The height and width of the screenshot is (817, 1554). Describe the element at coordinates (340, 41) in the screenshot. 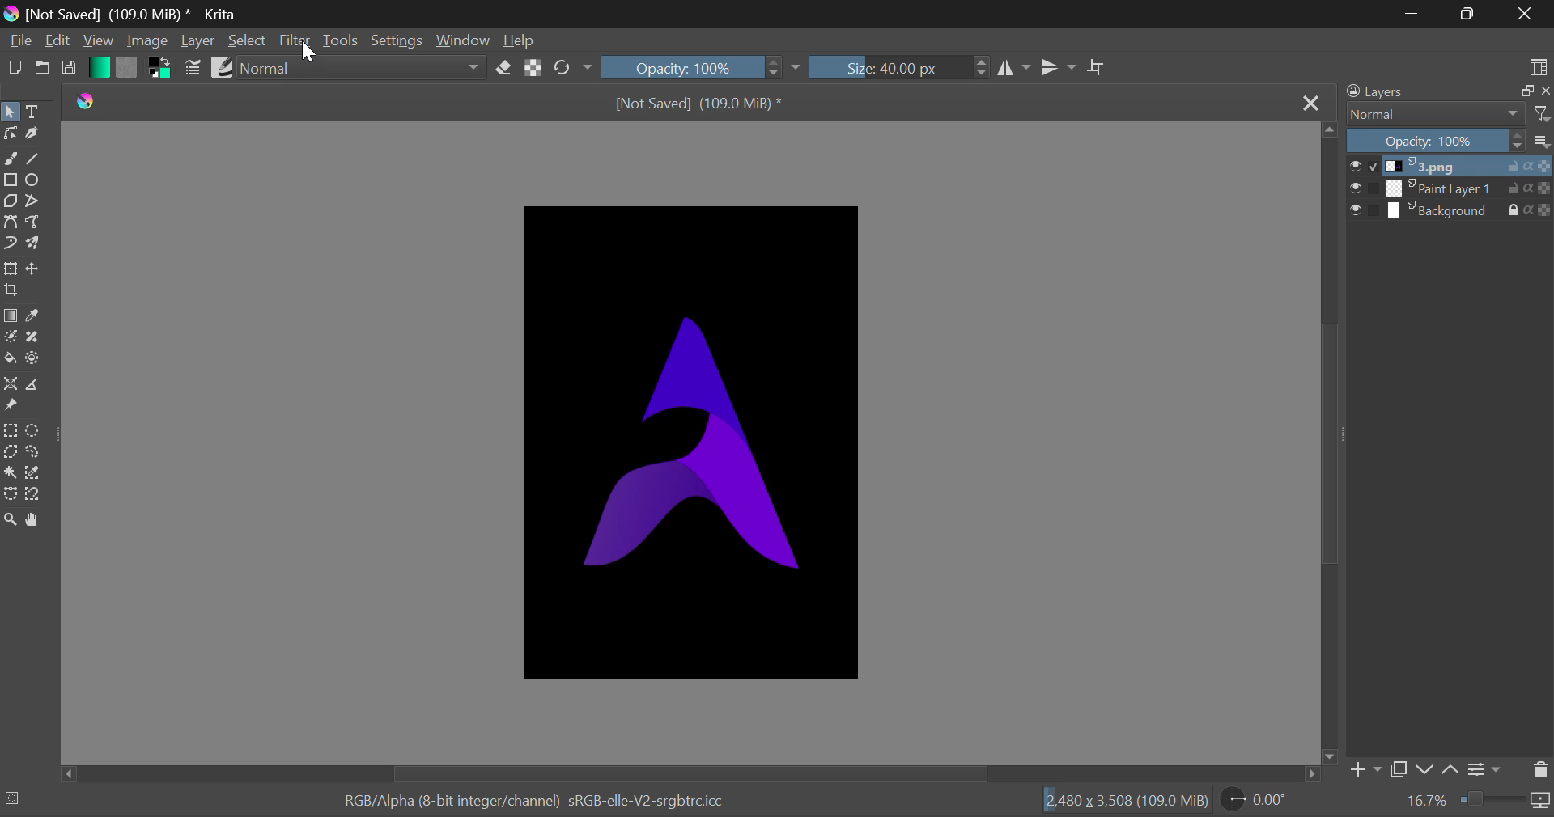

I see `Tools` at that location.